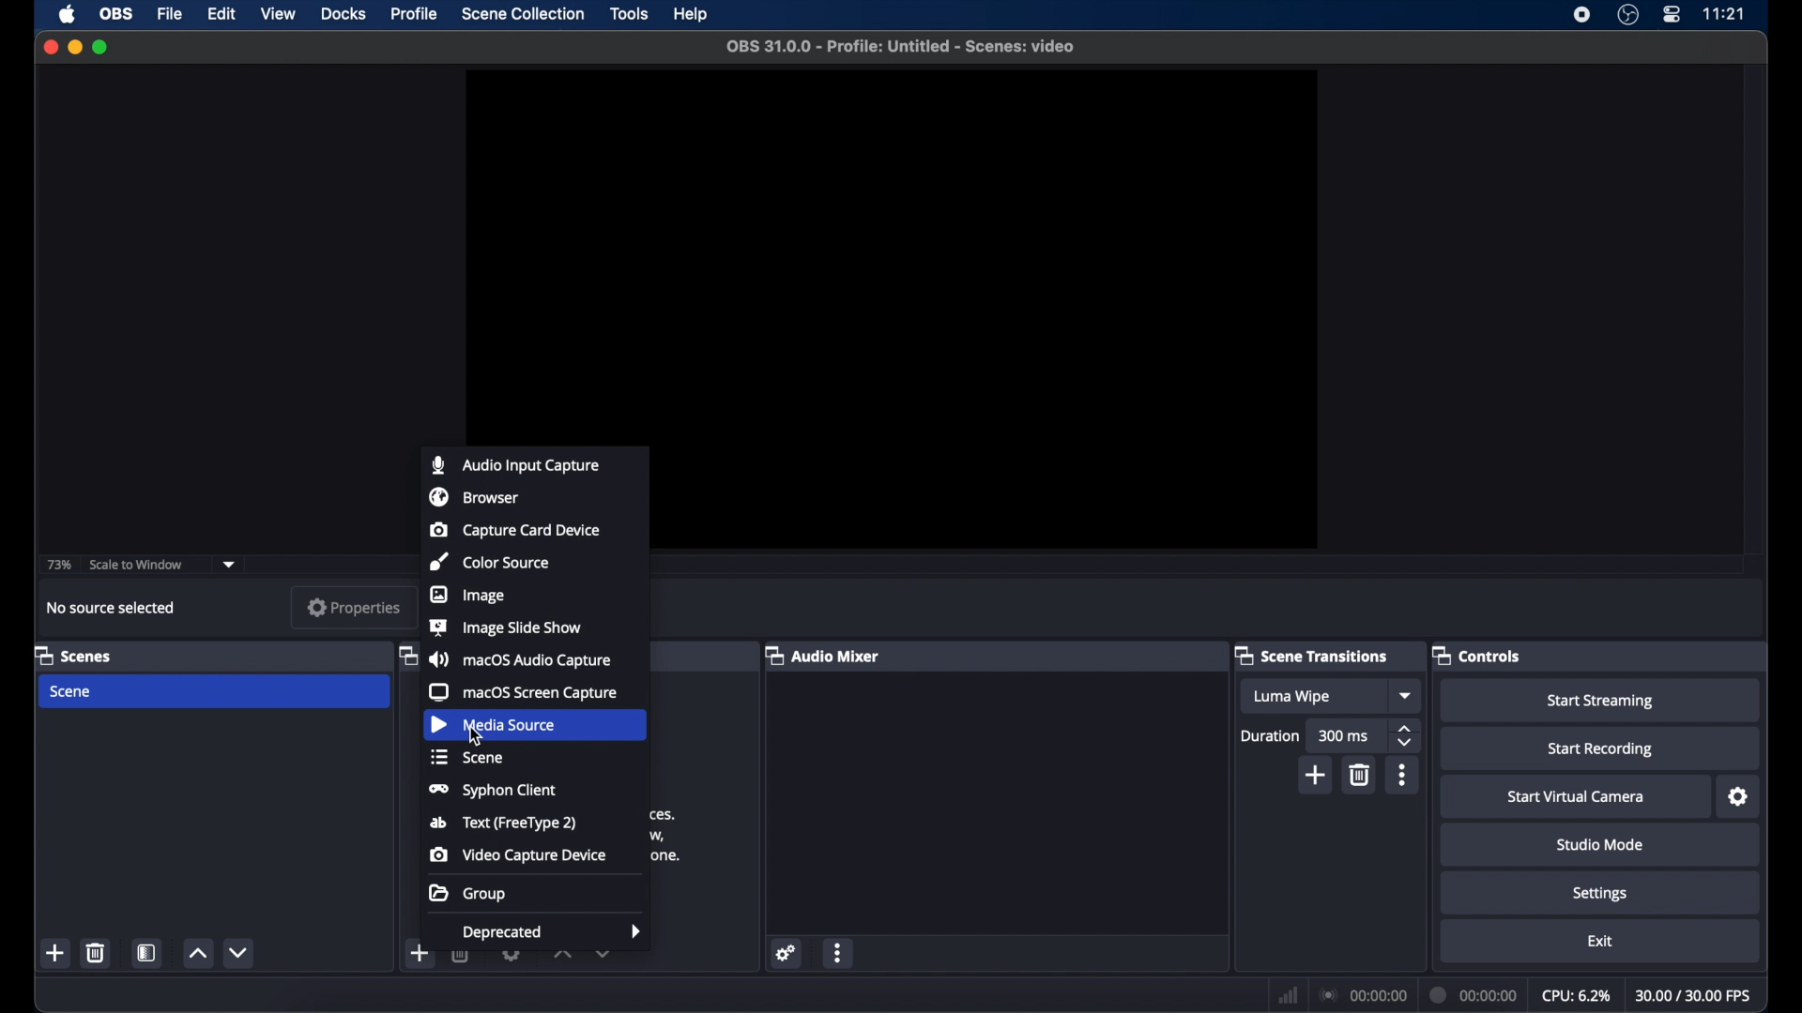 The image size is (1802, 1013). I want to click on text, so click(502, 824).